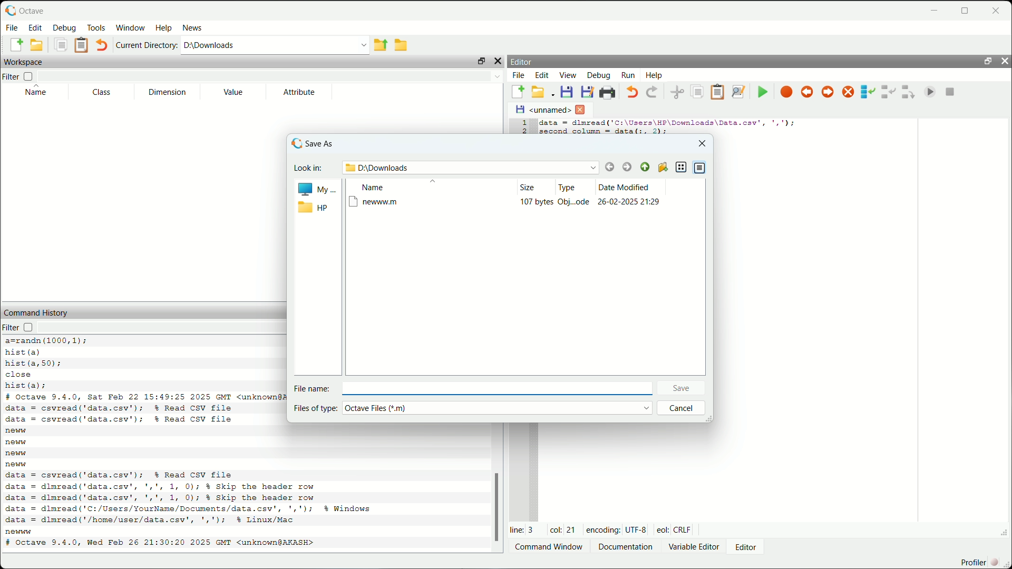 This screenshot has width=1012, height=569. I want to click on step in, so click(888, 93).